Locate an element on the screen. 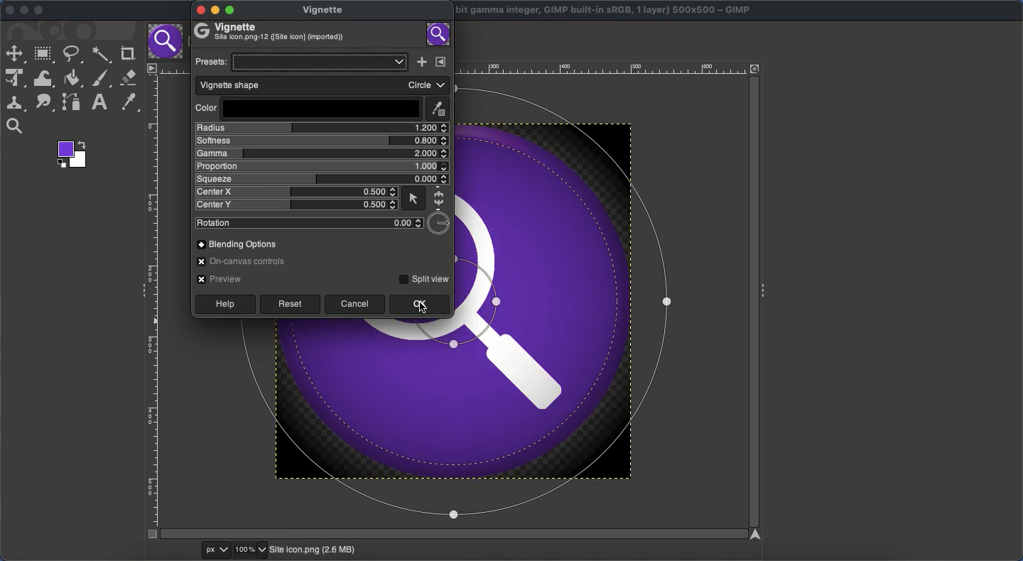 Image resolution: width=1023 pixels, height=561 pixels. Minimize is located at coordinates (214, 11).